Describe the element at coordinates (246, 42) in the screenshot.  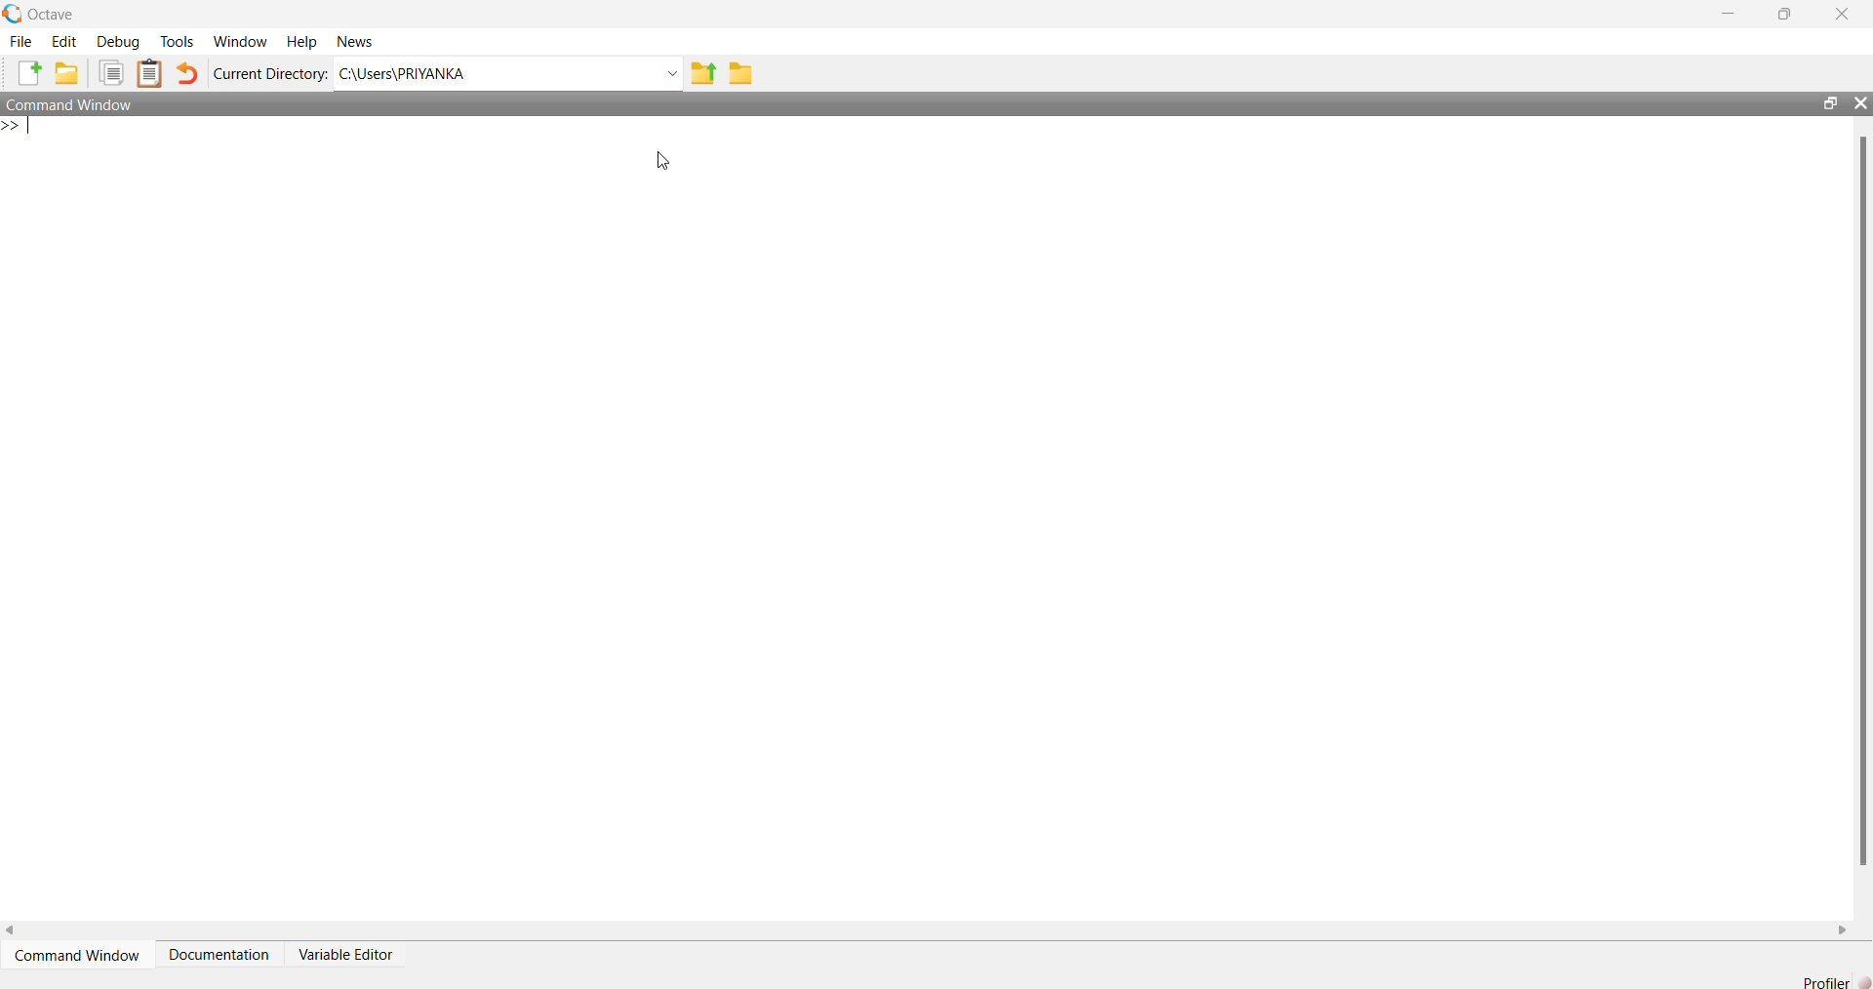
I see `Nindow` at that location.